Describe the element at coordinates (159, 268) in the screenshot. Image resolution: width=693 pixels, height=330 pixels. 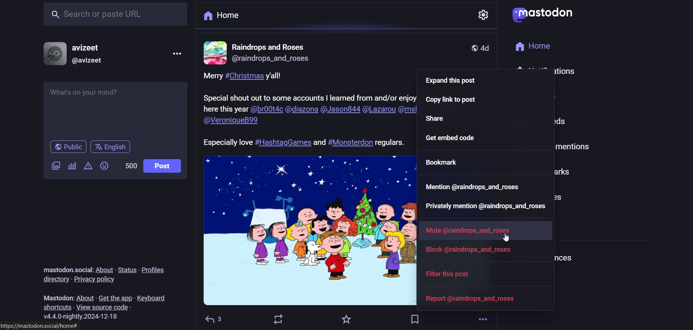
I see `profiles` at that location.